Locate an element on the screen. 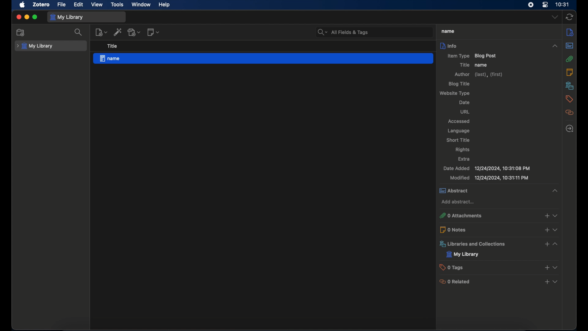  0 related is located at coordinates (499, 281).